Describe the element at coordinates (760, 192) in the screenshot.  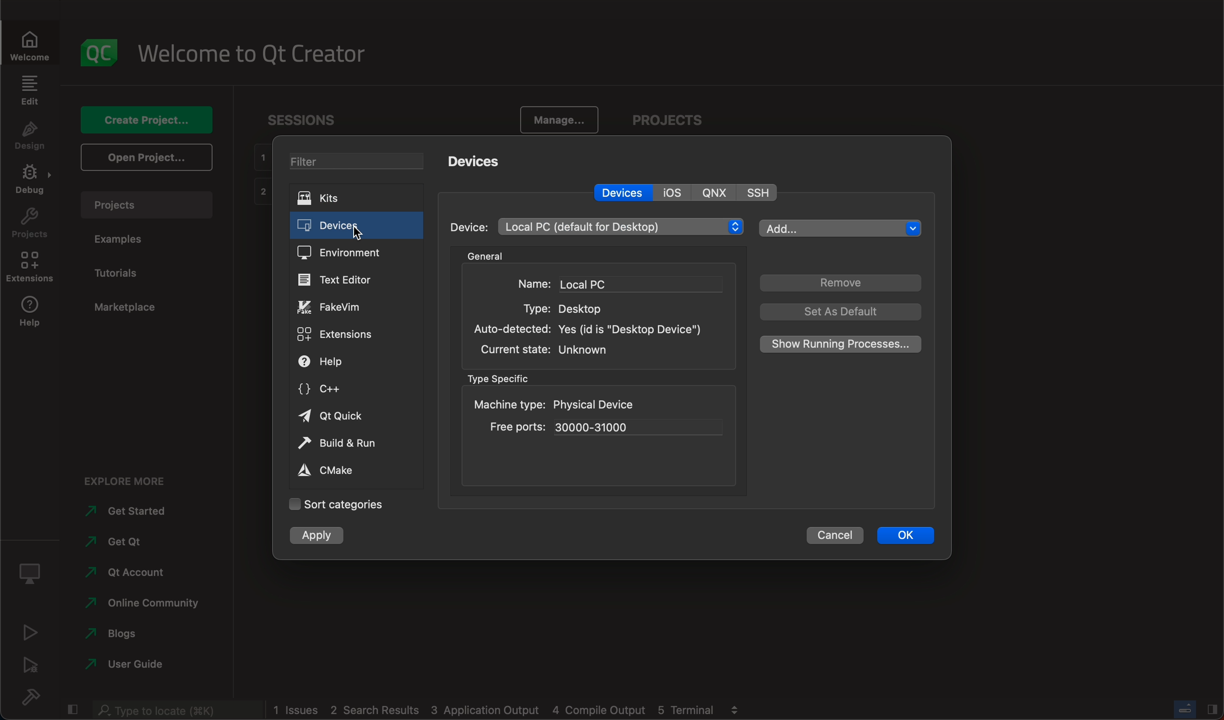
I see `SSH` at that location.